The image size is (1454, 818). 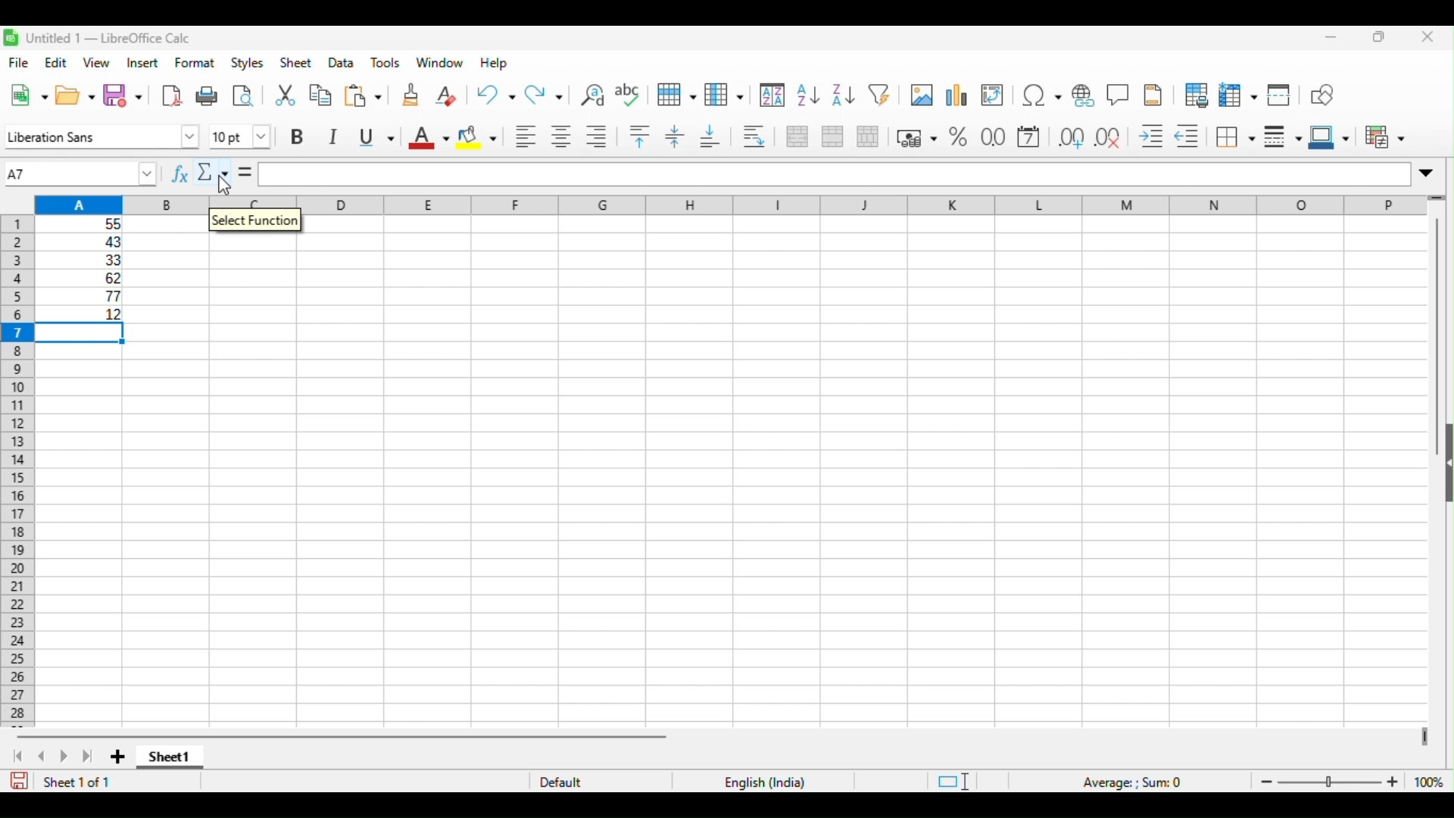 I want to click on style, so click(x=248, y=63).